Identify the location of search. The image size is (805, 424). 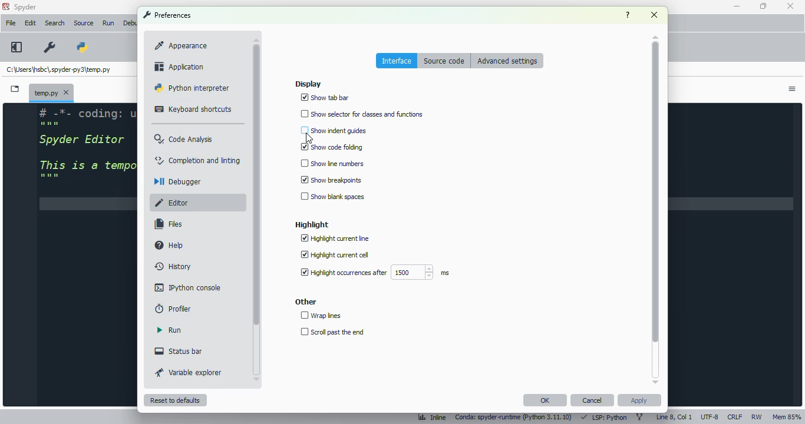
(55, 23).